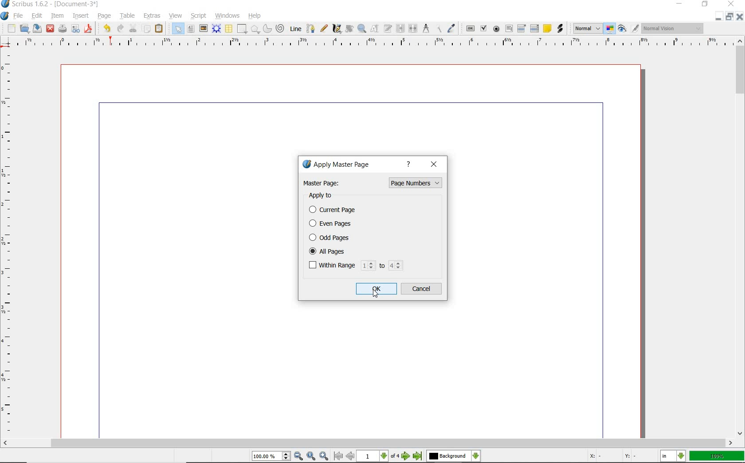 The height and width of the screenshot is (463, 745). I want to click on select image preview mode: Normal, so click(587, 28).